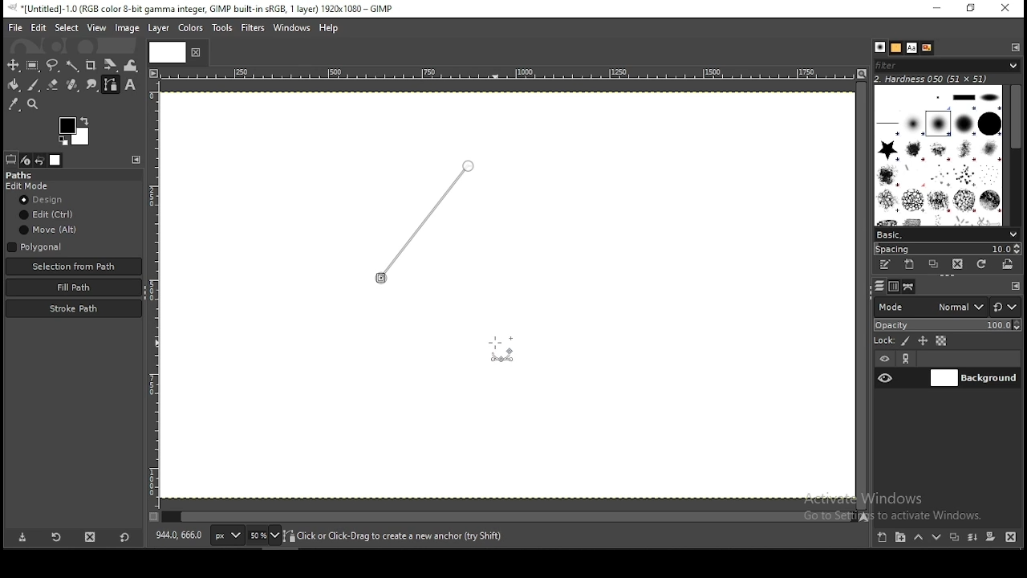 The image size is (1027, 578). I want to click on design, so click(45, 199).